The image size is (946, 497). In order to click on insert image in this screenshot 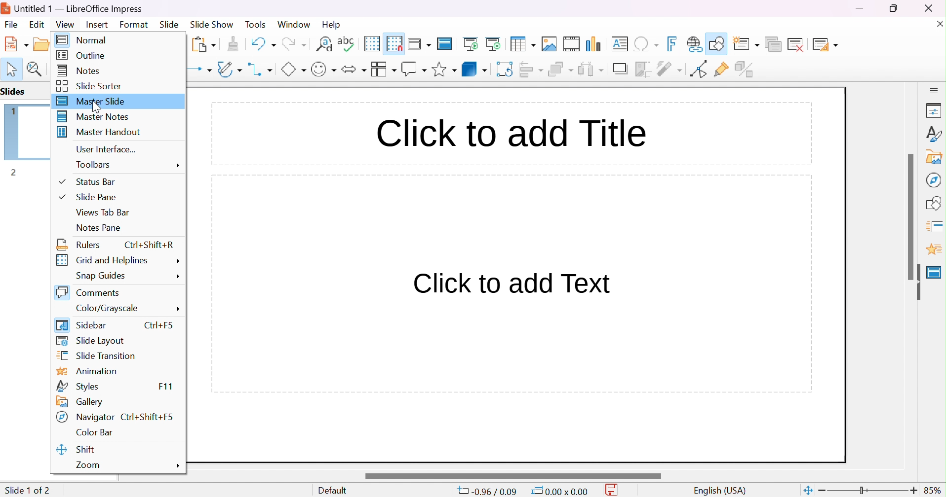, I will do `click(550, 44)`.